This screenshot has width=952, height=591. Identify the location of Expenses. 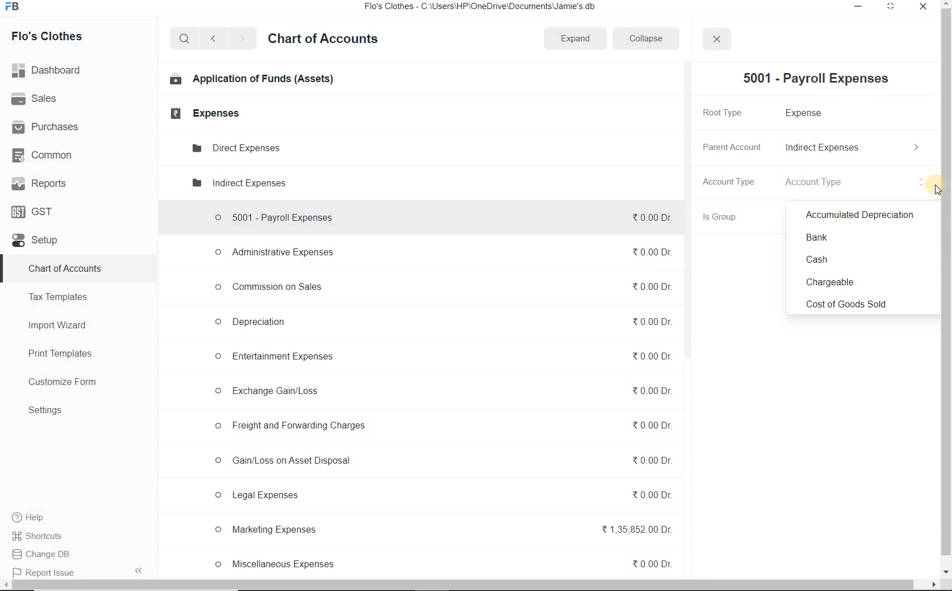
(201, 113).